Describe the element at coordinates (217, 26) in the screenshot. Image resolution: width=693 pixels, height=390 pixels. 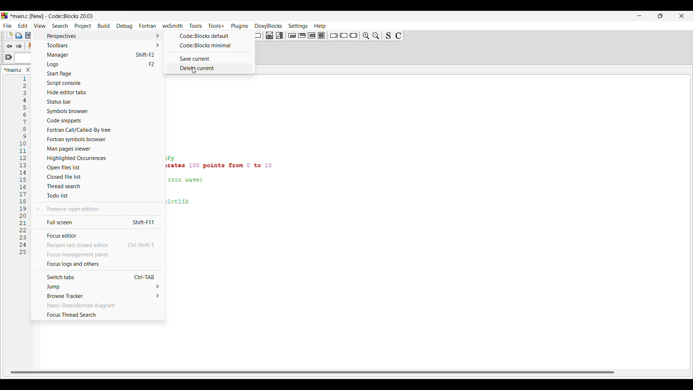
I see `Tools+ menu` at that location.